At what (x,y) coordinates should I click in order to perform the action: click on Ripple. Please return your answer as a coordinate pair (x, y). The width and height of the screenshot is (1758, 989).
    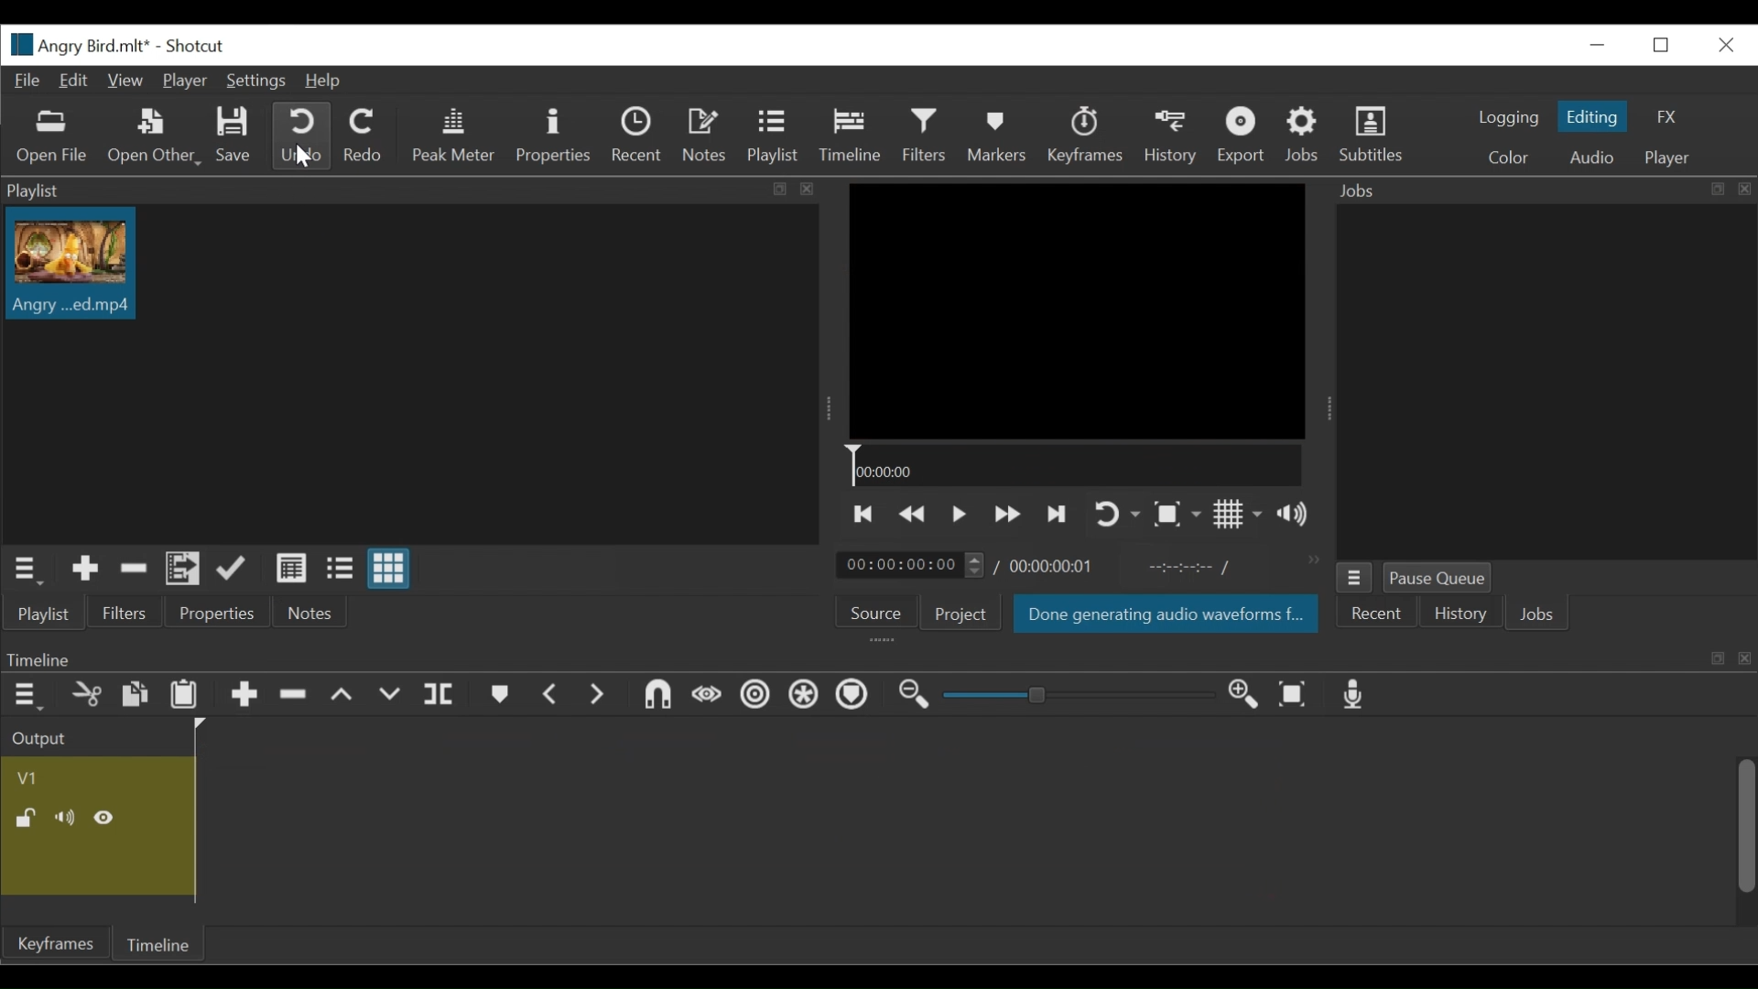
    Looking at the image, I should click on (755, 695).